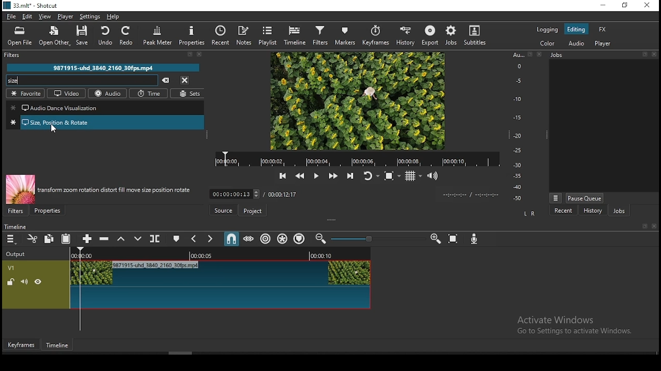 The image size is (661, 371). What do you see at coordinates (232, 240) in the screenshot?
I see `snap` at bounding box center [232, 240].